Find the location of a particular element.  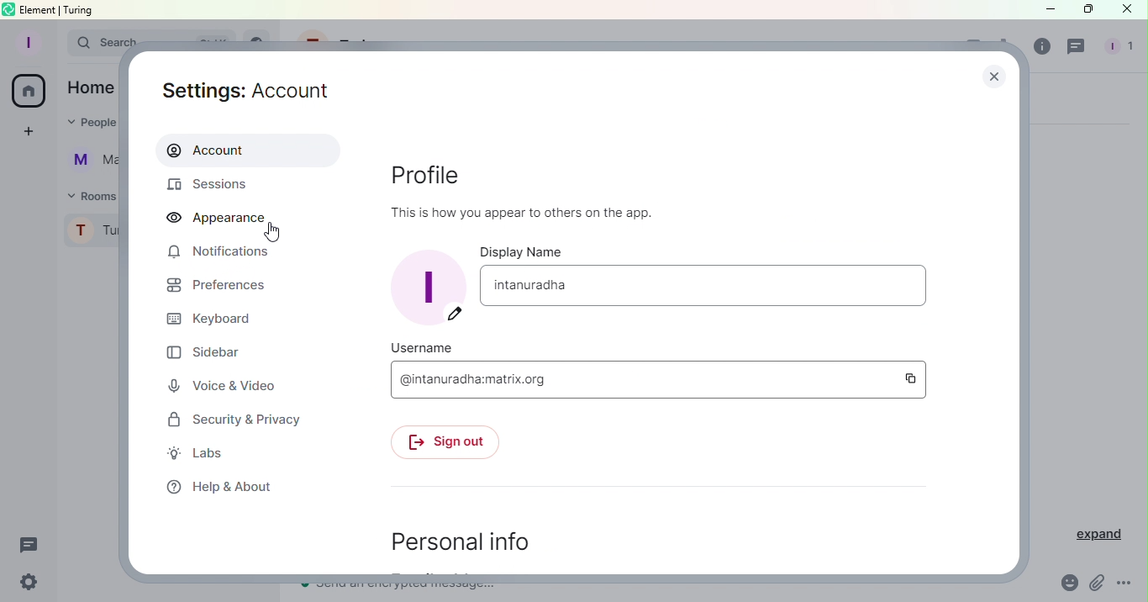

Settings is located at coordinates (29, 580).